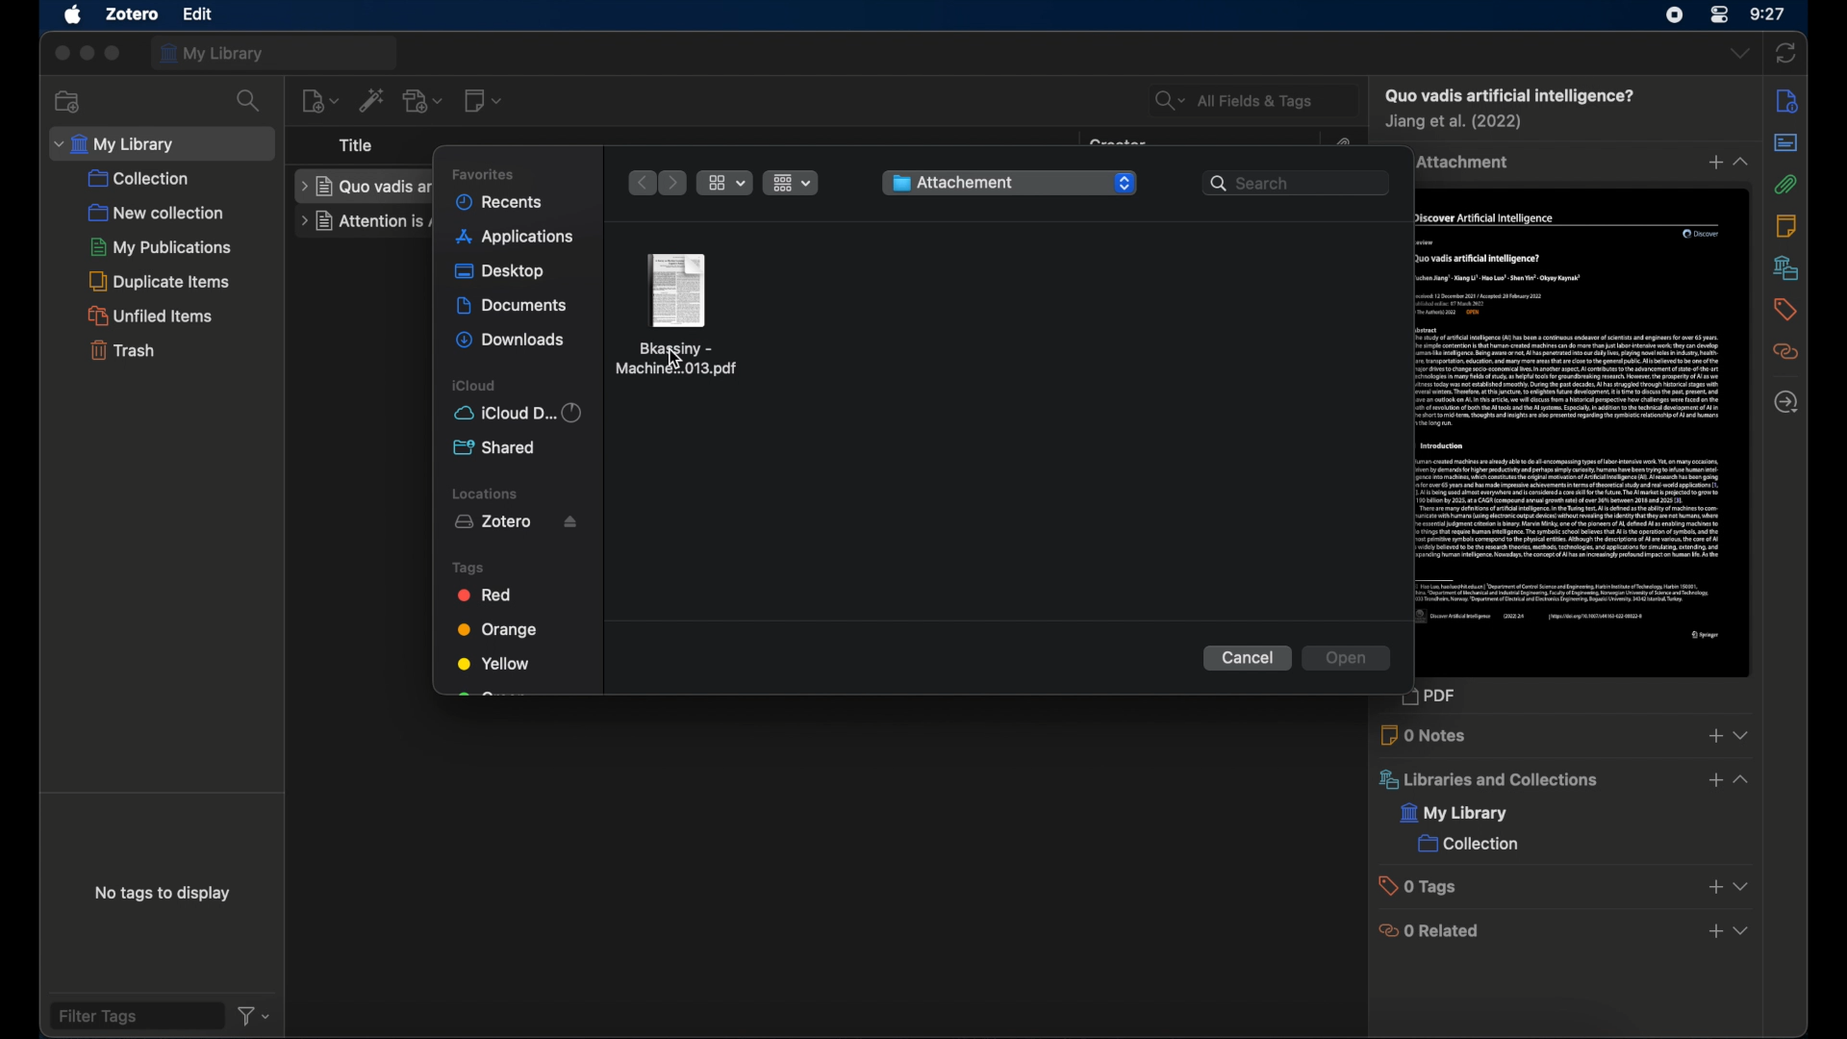  What do you see at coordinates (1467, 846) in the screenshot?
I see `collection` at bounding box center [1467, 846].